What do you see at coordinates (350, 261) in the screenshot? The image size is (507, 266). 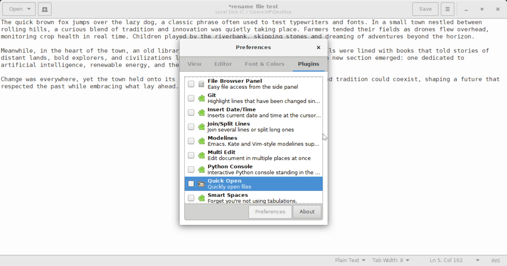 I see `Selected Language` at bounding box center [350, 261].